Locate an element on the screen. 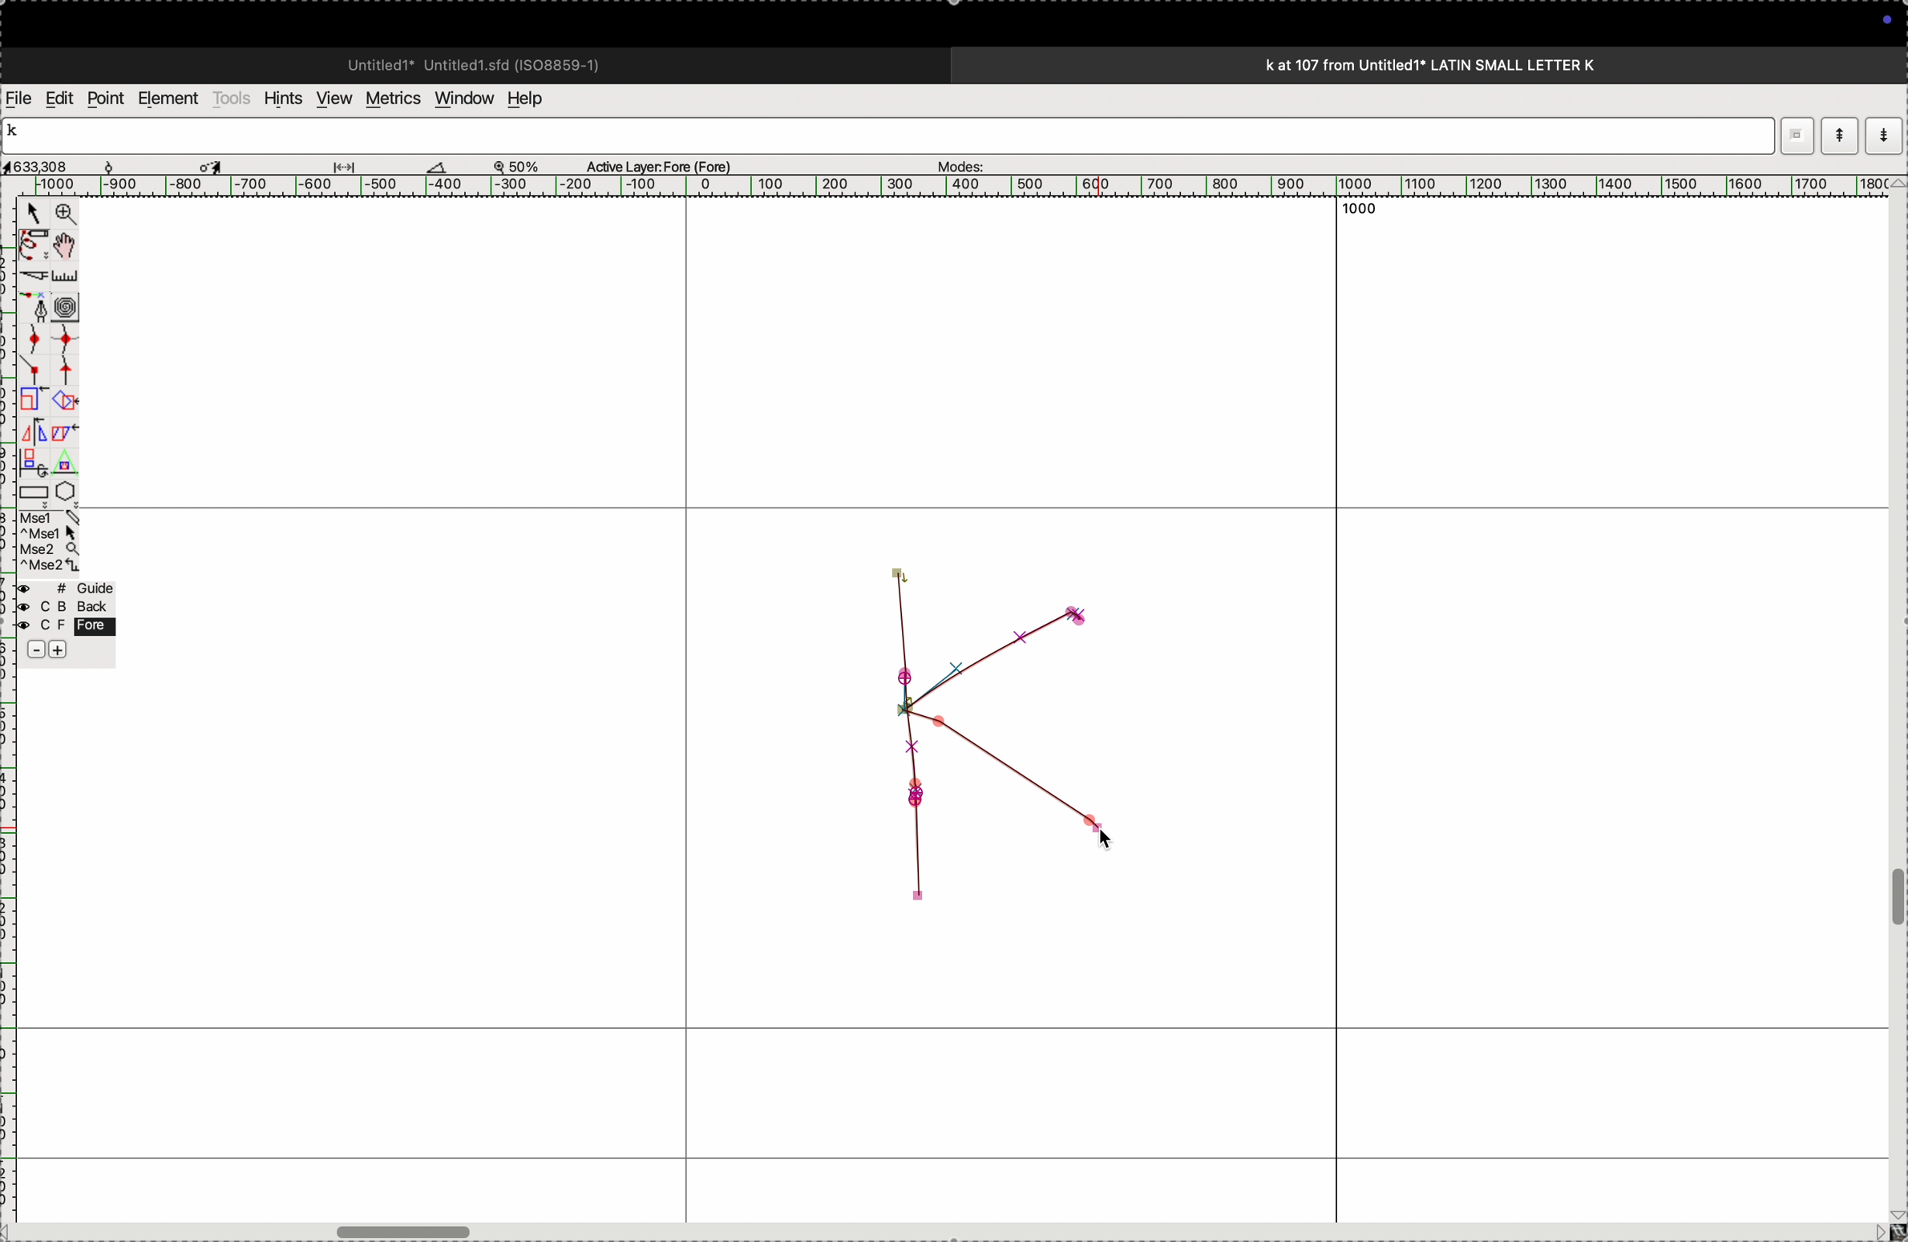 The image size is (1908, 1242). cirlcels is located at coordinates (81, 305).